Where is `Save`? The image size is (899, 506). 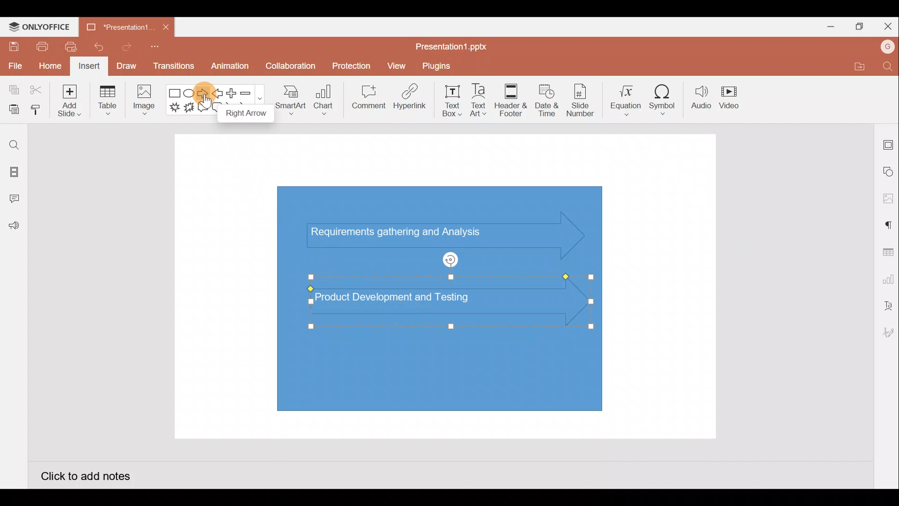
Save is located at coordinates (12, 46).